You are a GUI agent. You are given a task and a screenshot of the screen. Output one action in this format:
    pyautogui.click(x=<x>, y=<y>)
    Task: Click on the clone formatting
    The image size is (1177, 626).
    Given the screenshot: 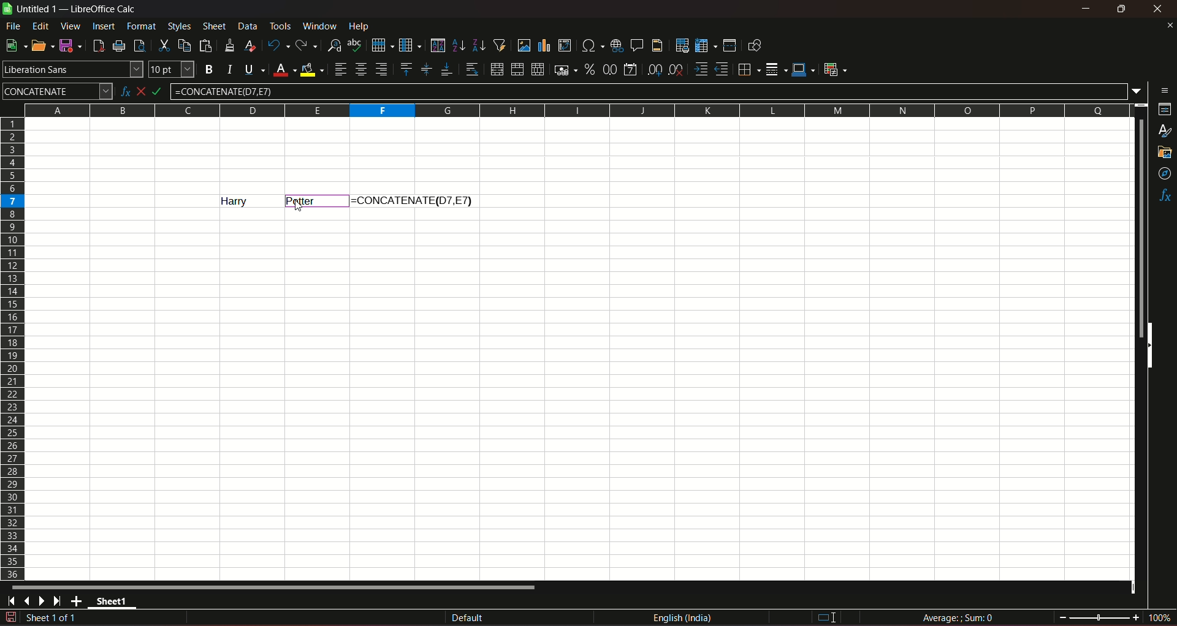 What is the action you would take?
    pyautogui.click(x=230, y=45)
    